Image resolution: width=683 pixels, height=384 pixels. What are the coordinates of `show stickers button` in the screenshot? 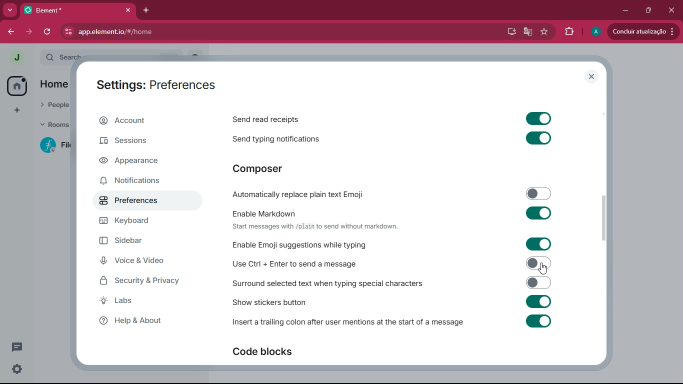 It's located at (269, 302).